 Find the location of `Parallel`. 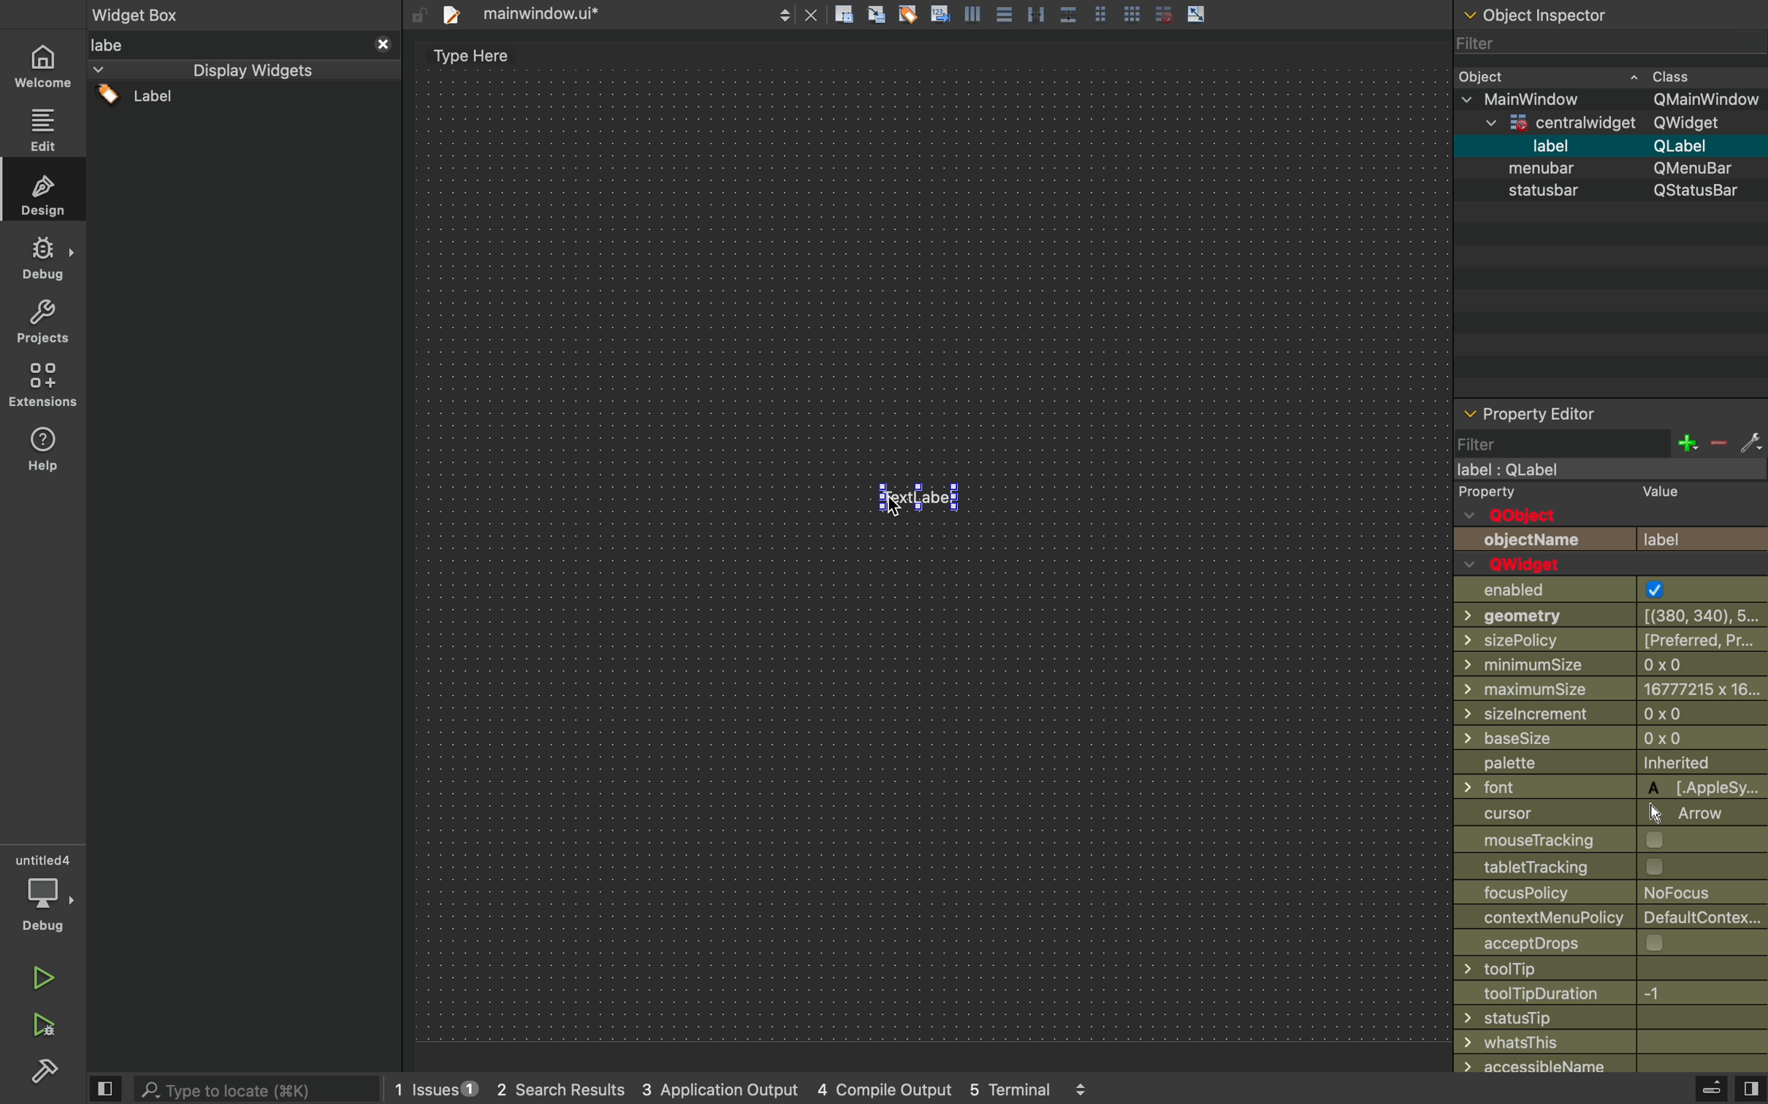

Parallel is located at coordinates (1039, 14).